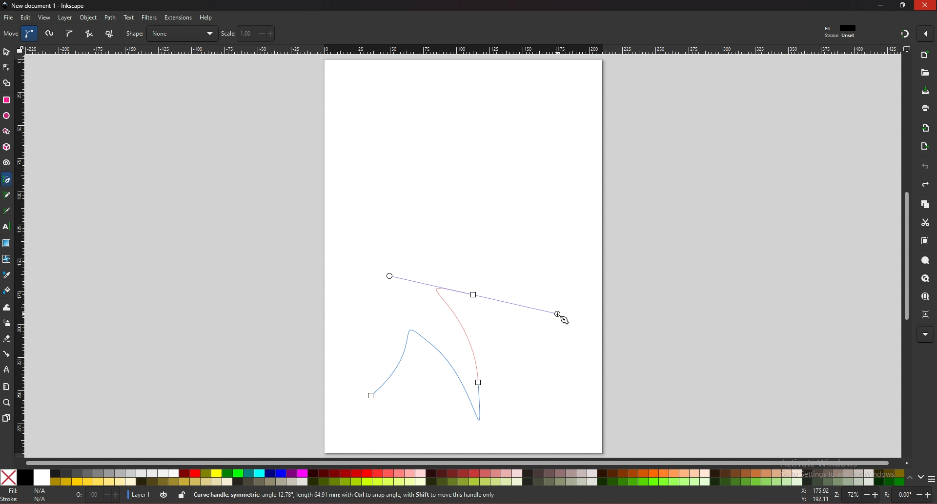 This screenshot has width=937, height=504. Describe the element at coordinates (925, 241) in the screenshot. I see `paste` at that location.